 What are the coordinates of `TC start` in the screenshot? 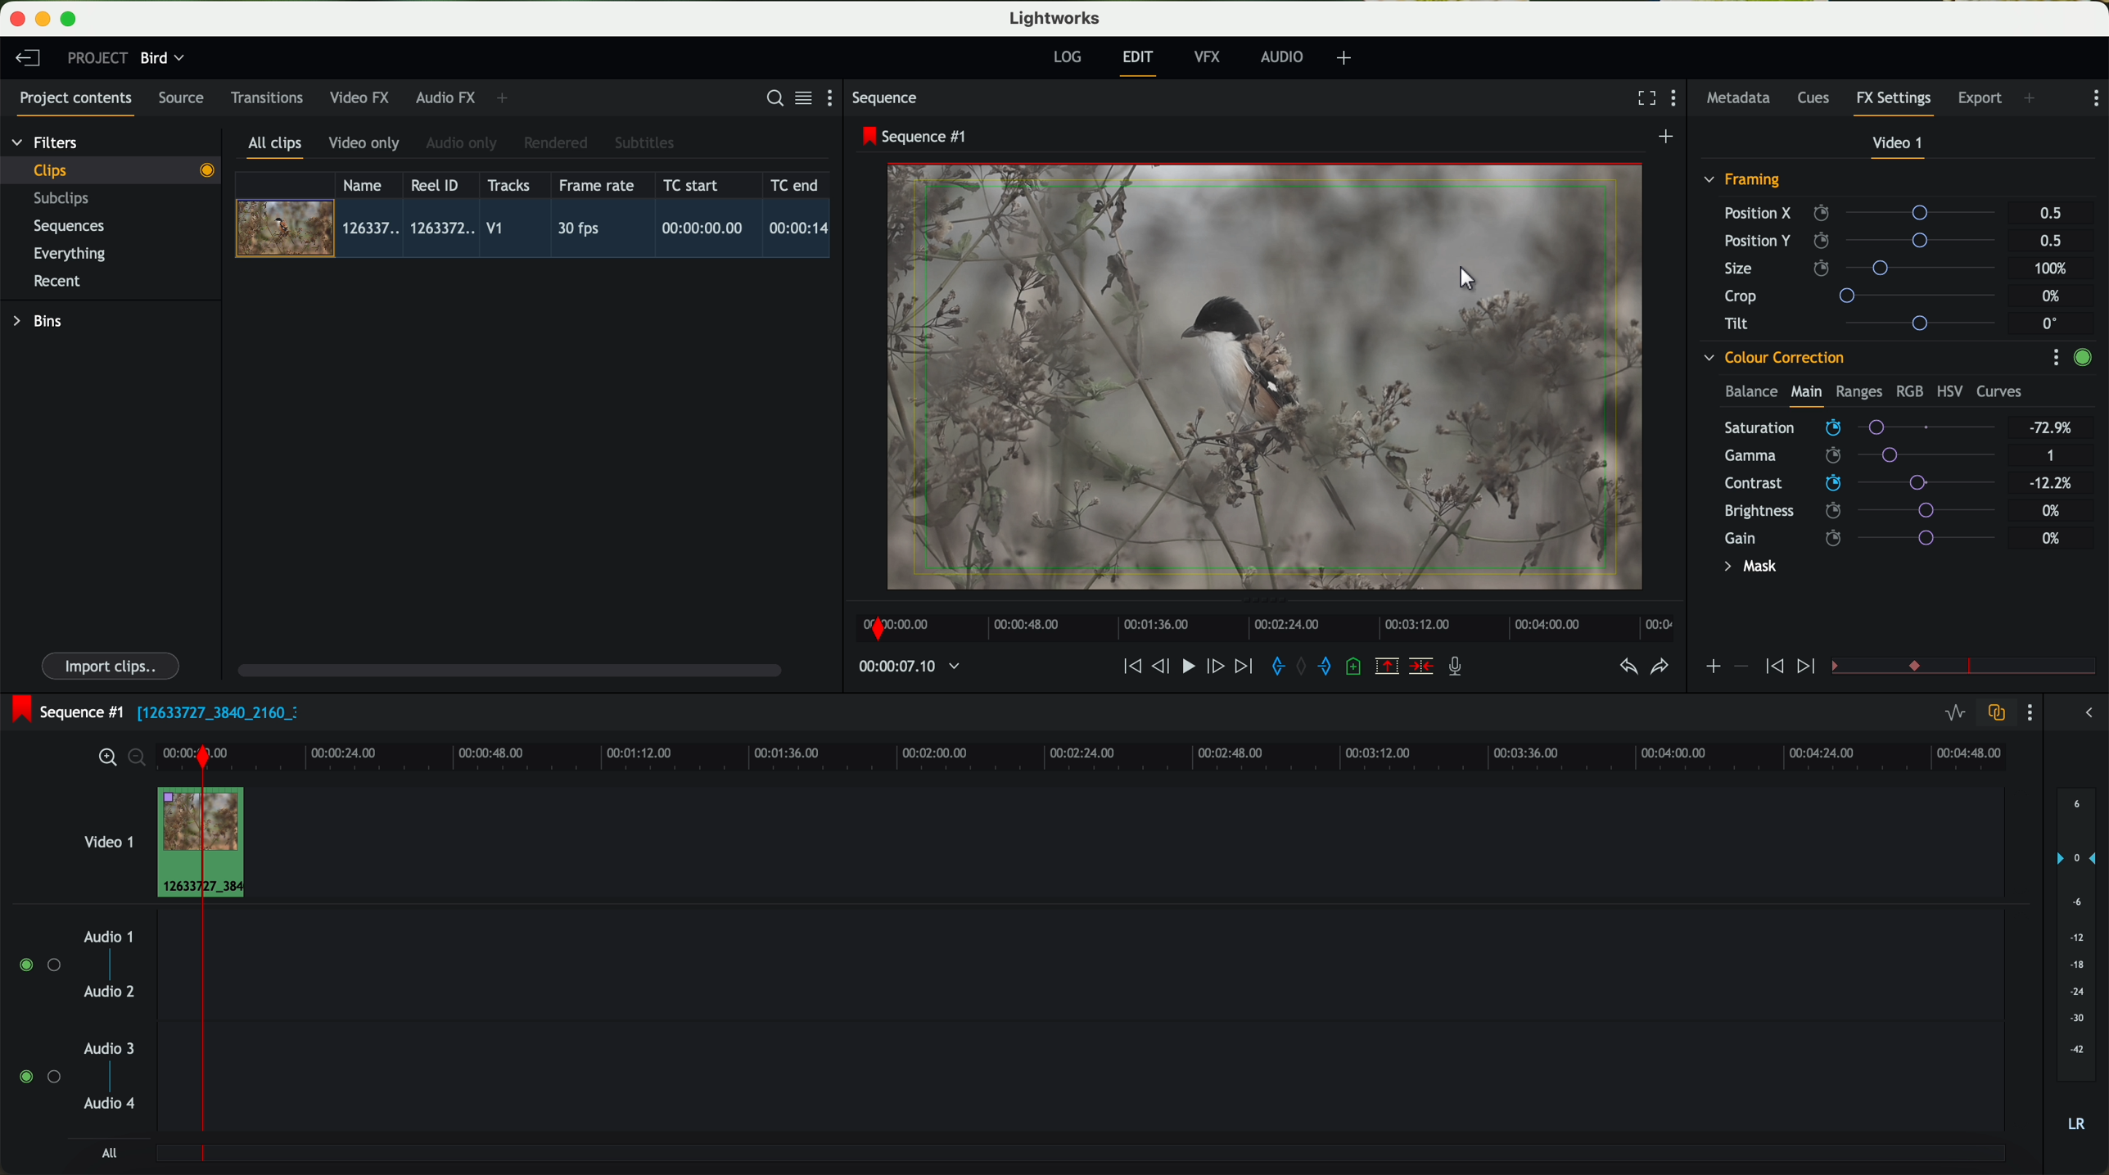 It's located at (693, 184).